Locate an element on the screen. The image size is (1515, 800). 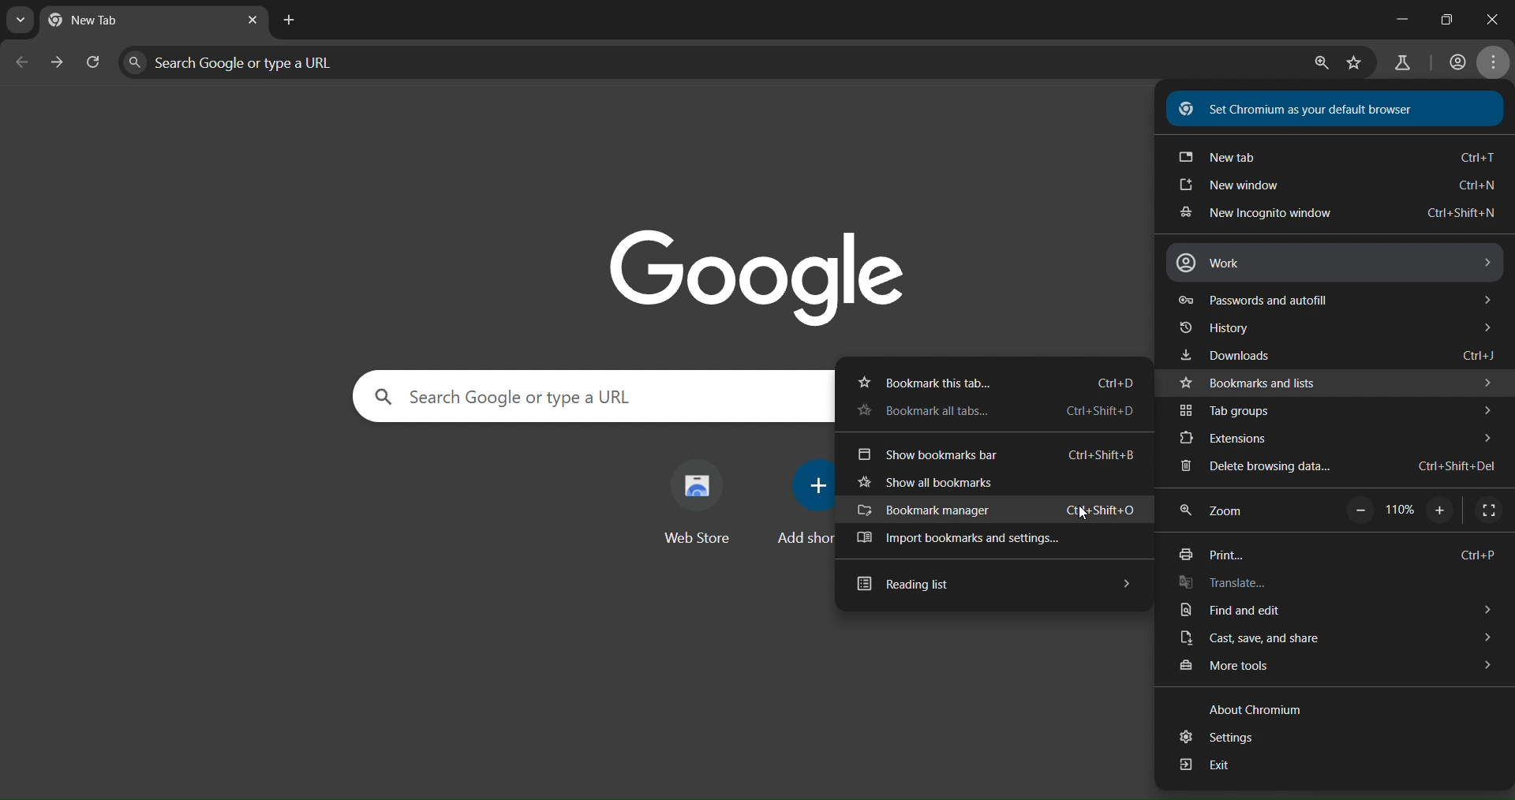
show bookmarks bar is located at coordinates (996, 455).